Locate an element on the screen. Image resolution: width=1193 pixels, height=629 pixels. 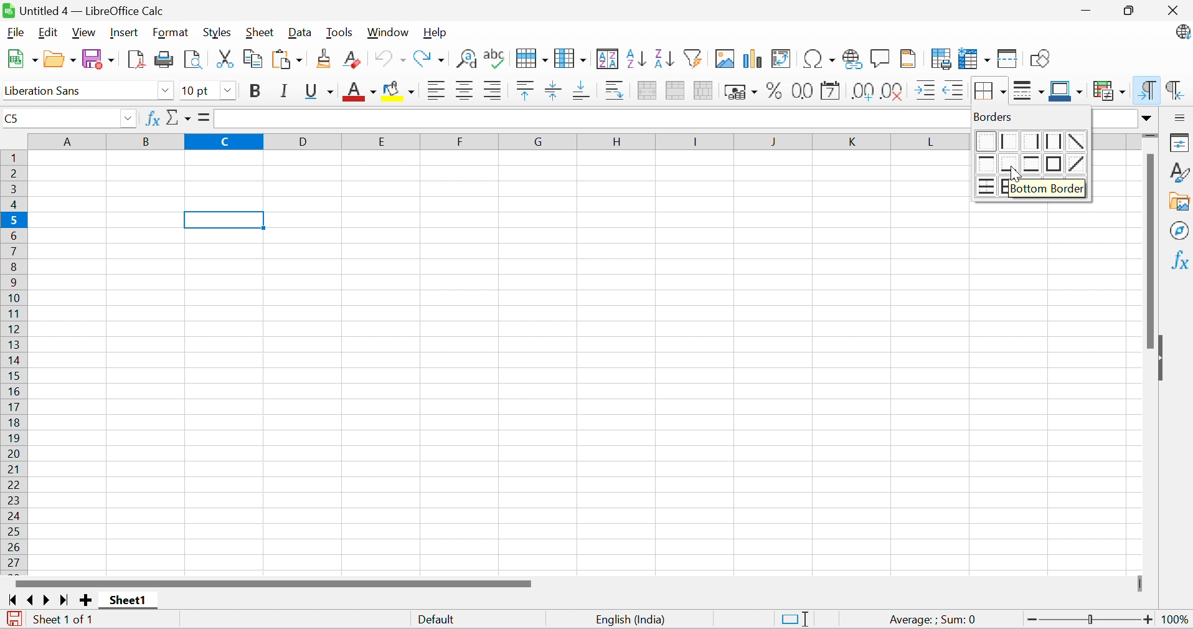
Top and bottom borders. And all horizontal lines. is located at coordinates (986, 186).